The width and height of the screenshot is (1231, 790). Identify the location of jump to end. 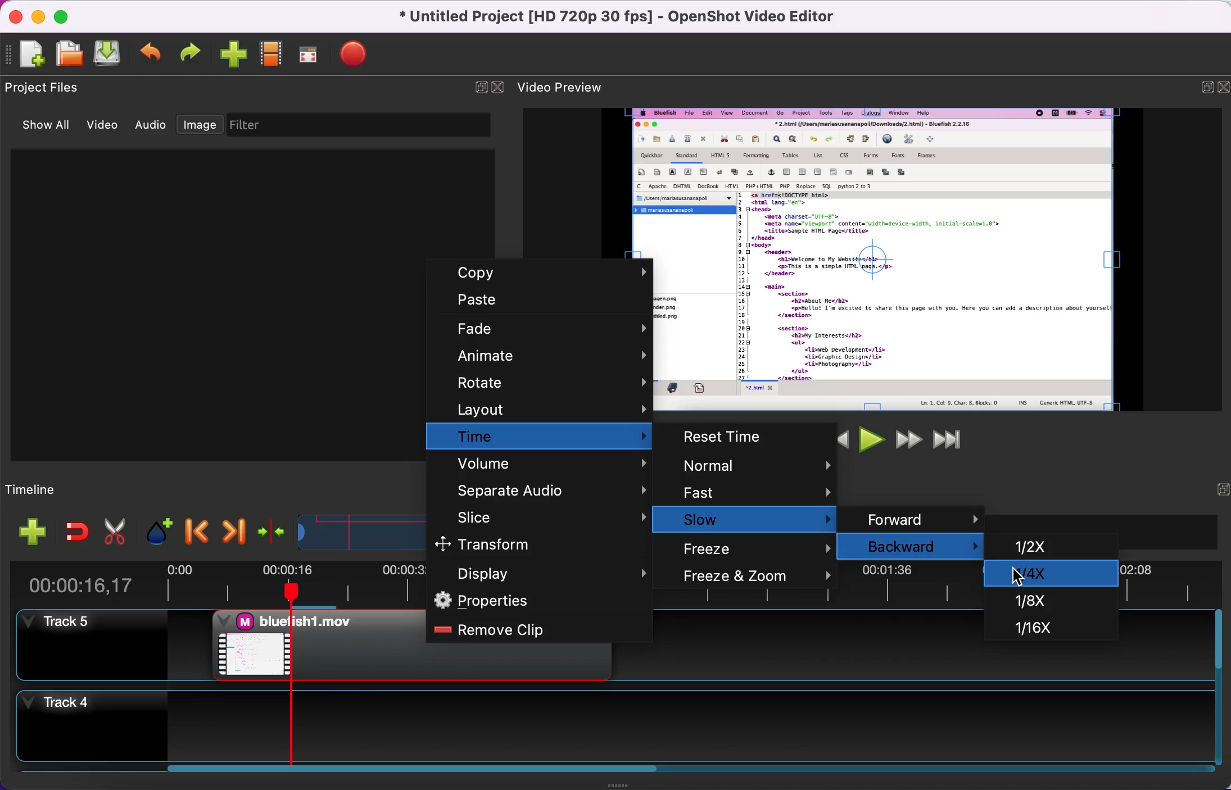
(948, 438).